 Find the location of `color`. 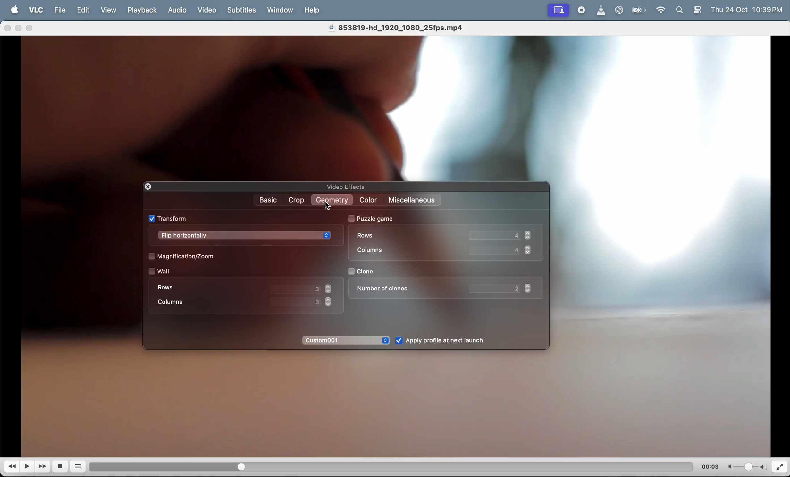

color is located at coordinates (369, 200).